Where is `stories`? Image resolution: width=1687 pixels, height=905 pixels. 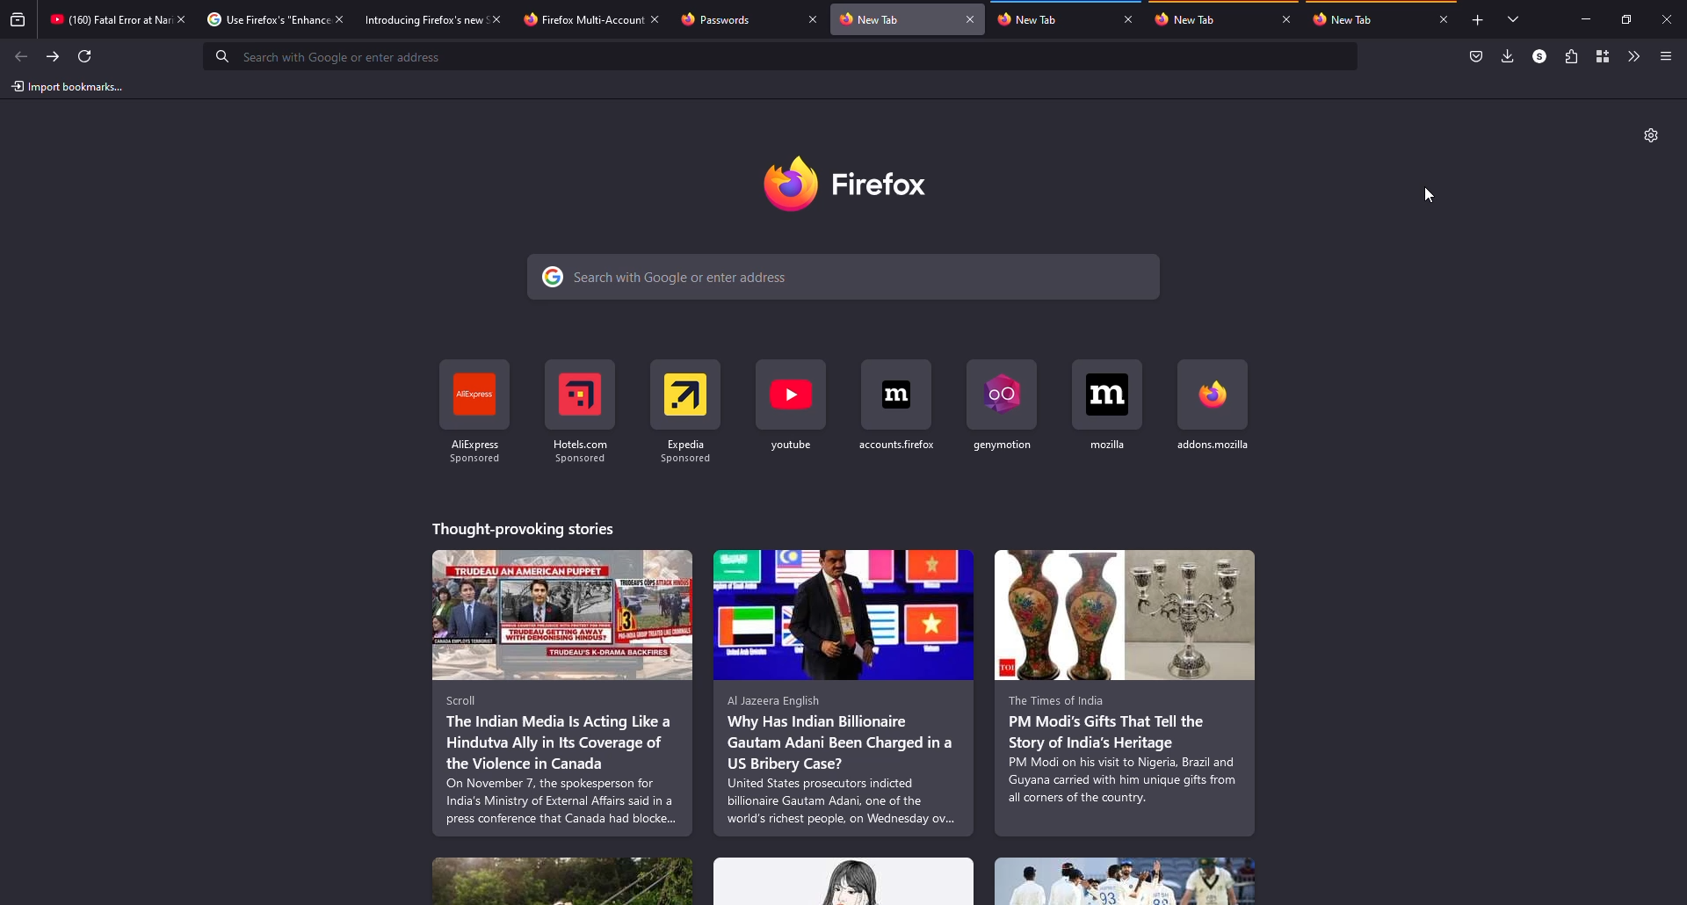 stories is located at coordinates (844, 692).